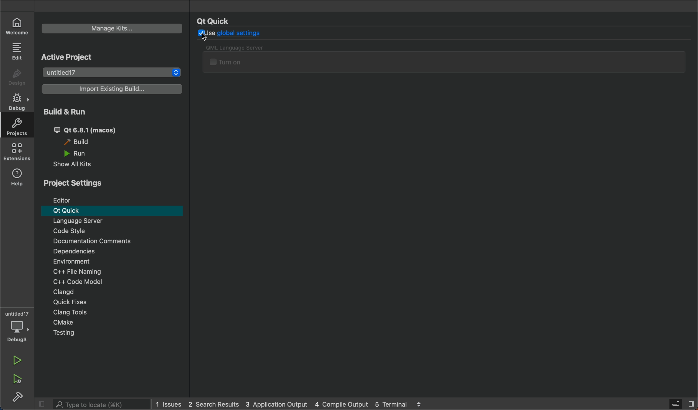 Image resolution: width=698 pixels, height=410 pixels. Describe the element at coordinates (236, 33) in the screenshot. I see `use global settings ` at that location.